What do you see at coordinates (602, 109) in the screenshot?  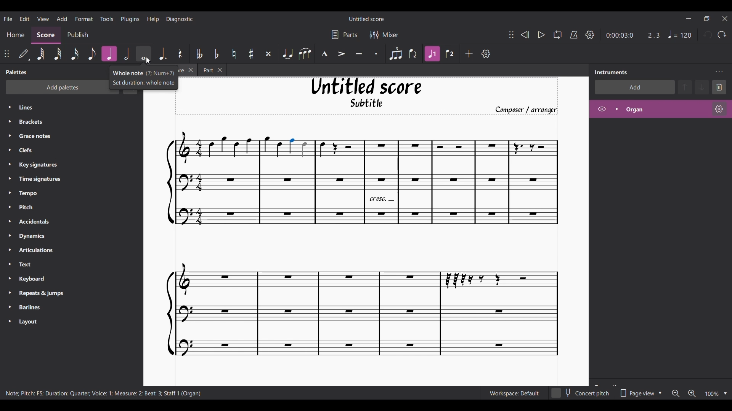 I see `Hide Organ on score` at bounding box center [602, 109].